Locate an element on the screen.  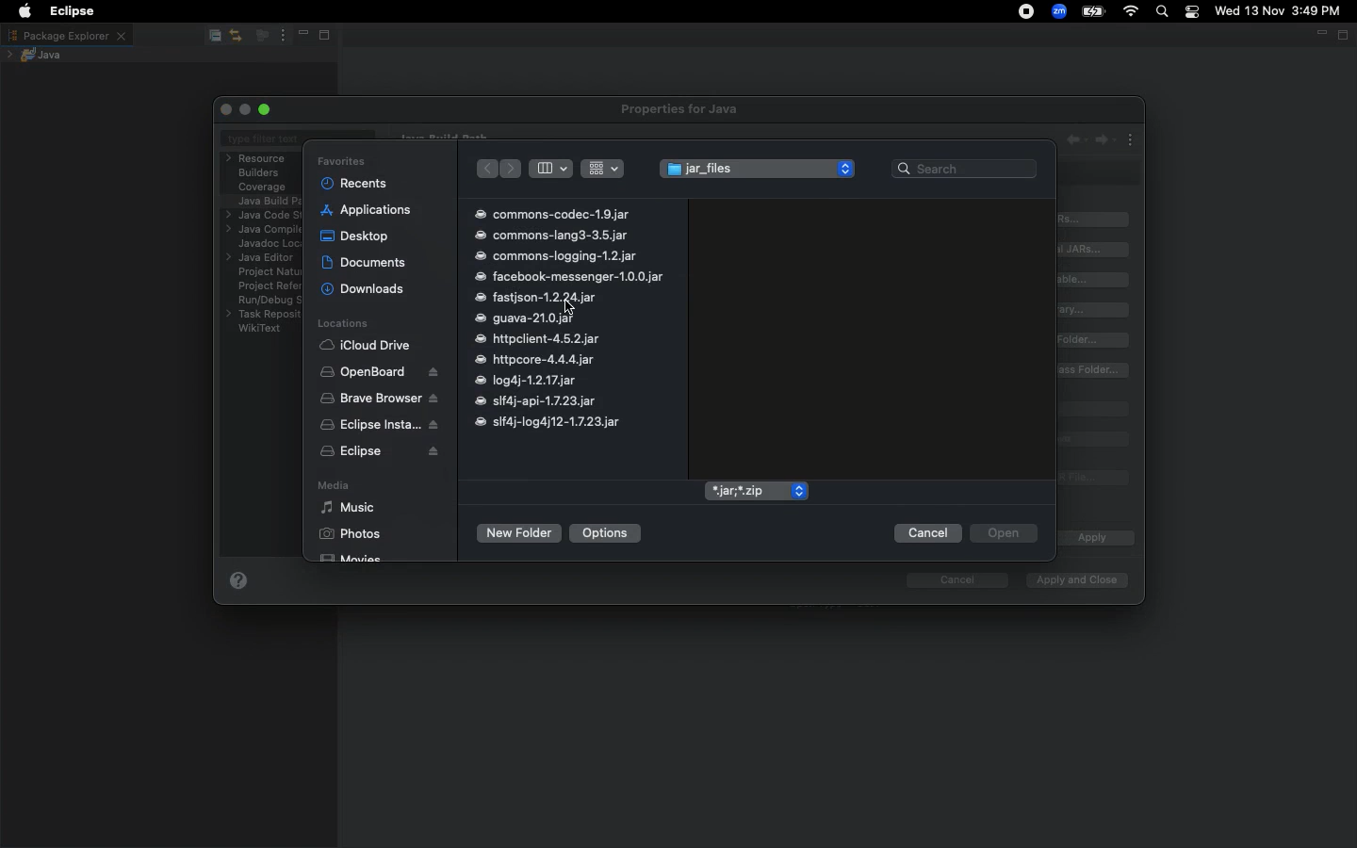
OpenBoard is located at coordinates (381, 372).